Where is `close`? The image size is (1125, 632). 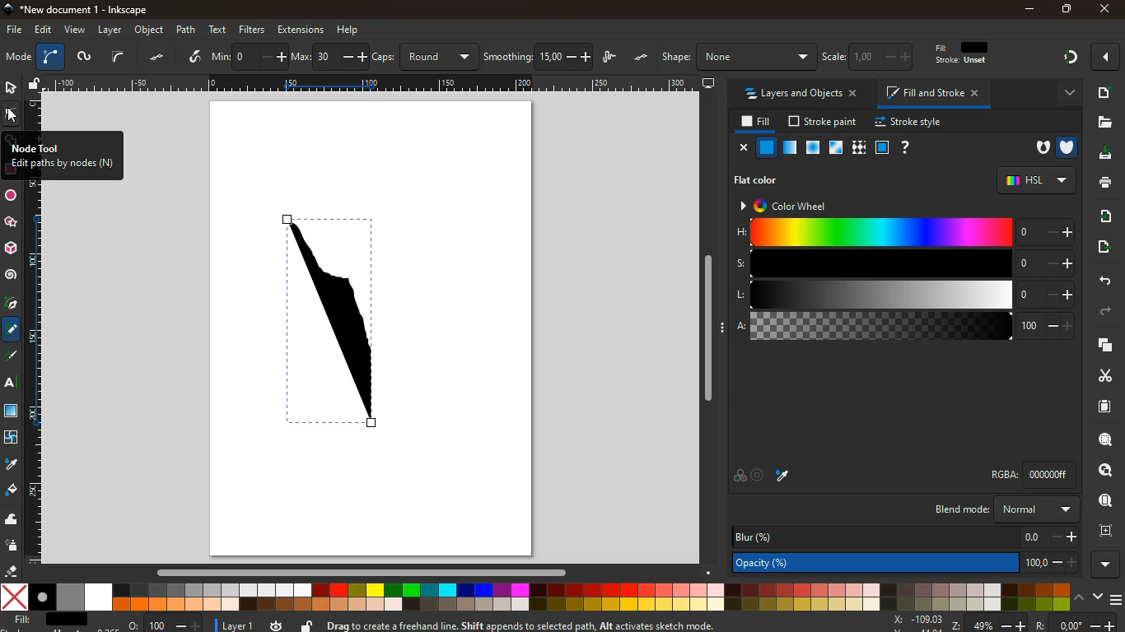 close is located at coordinates (741, 147).